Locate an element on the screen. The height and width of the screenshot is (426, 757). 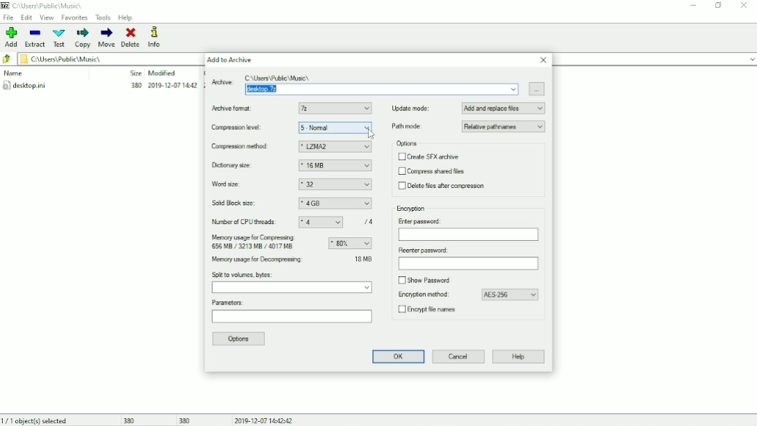
Add and replace files is located at coordinates (504, 108).